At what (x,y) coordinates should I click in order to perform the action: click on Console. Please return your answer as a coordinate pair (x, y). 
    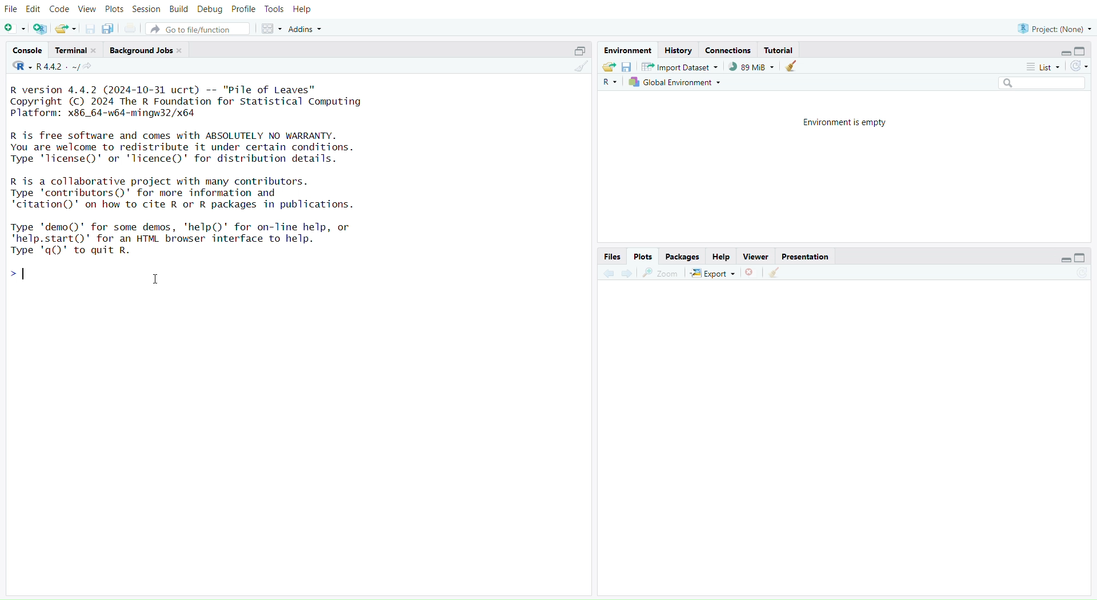
    Looking at the image, I should click on (27, 51).